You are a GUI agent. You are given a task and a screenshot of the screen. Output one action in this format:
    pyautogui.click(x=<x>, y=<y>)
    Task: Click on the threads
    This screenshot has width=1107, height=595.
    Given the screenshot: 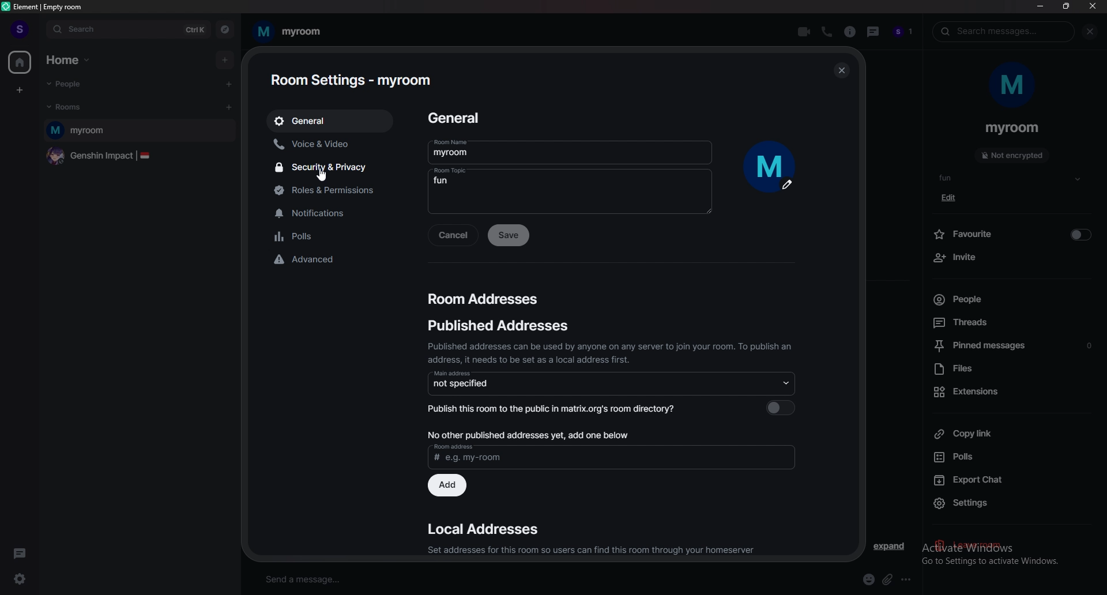 What is the action you would take?
    pyautogui.click(x=873, y=32)
    